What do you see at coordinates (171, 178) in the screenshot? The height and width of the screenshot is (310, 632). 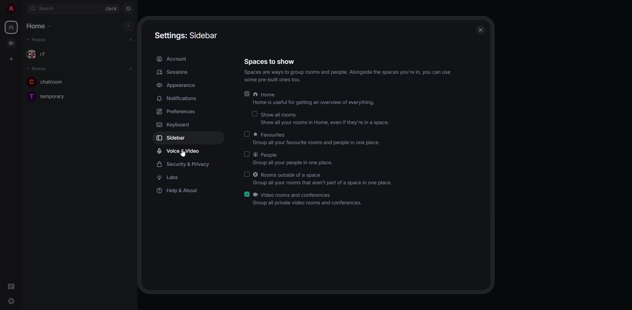 I see `labs` at bounding box center [171, 178].